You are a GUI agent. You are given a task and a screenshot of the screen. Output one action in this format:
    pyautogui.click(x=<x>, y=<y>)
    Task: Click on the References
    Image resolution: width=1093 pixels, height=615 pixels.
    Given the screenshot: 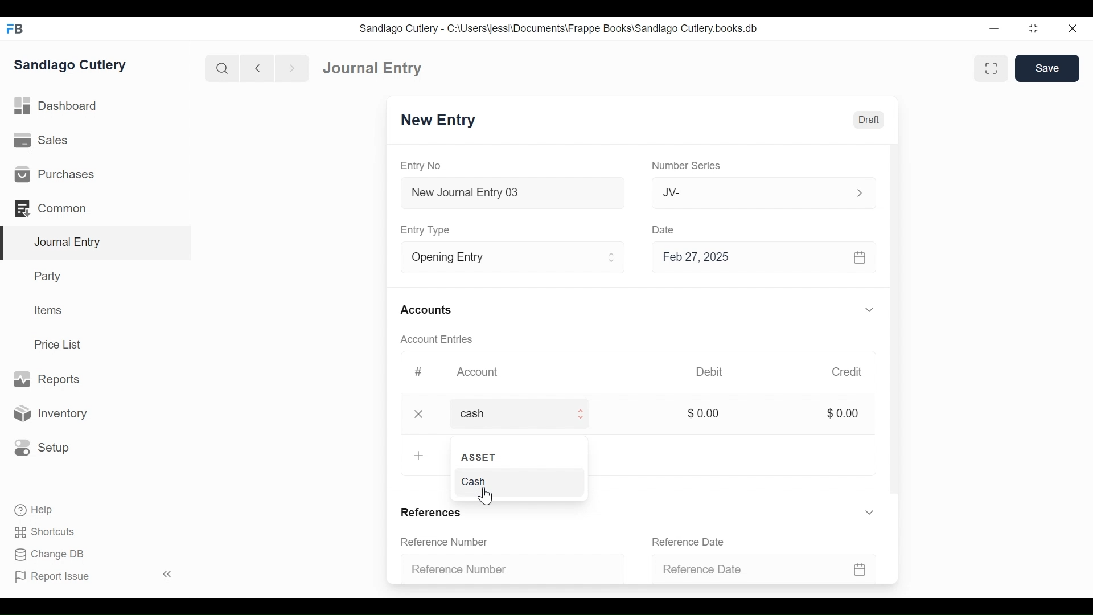 What is the action you would take?
    pyautogui.click(x=435, y=511)
    